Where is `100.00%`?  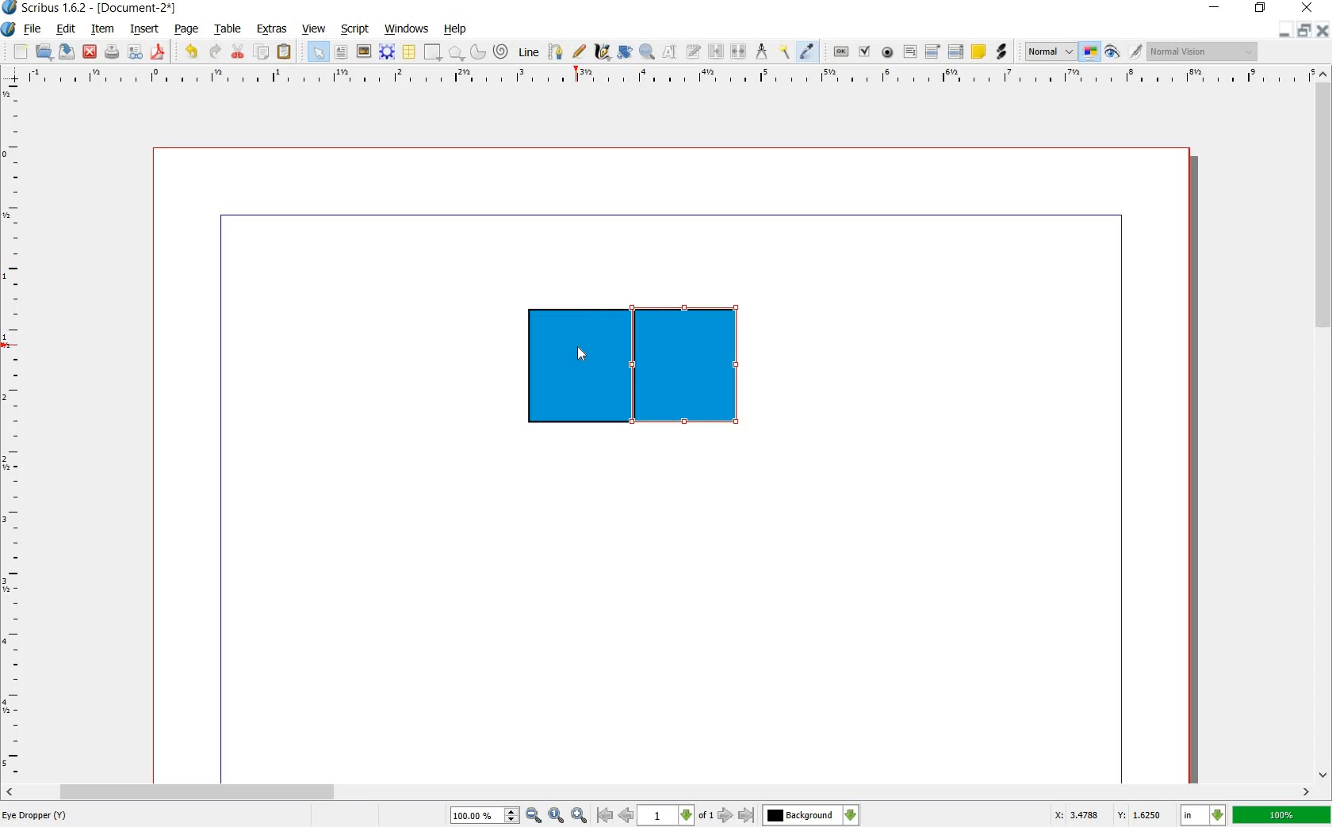 100.00% is located at coordinates (484, 814).